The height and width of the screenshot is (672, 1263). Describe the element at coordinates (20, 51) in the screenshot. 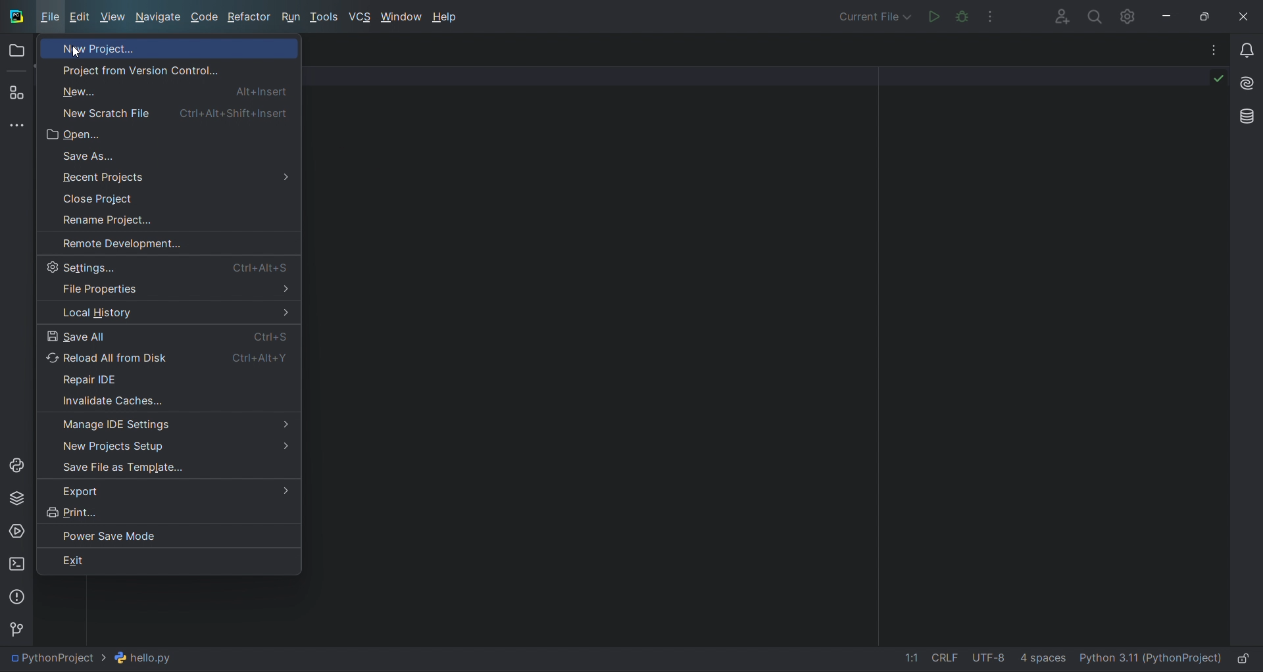

I see `folder window` at that location.